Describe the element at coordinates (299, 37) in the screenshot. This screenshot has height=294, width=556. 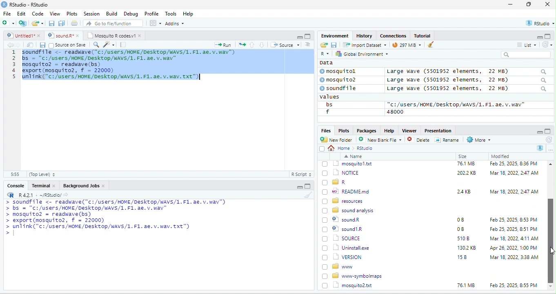
I see `minimize` at that location.